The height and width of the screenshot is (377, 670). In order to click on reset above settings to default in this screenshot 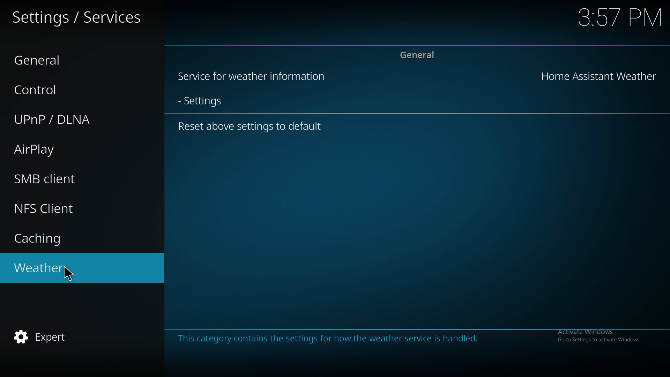, I will do `click(253, 127)`.